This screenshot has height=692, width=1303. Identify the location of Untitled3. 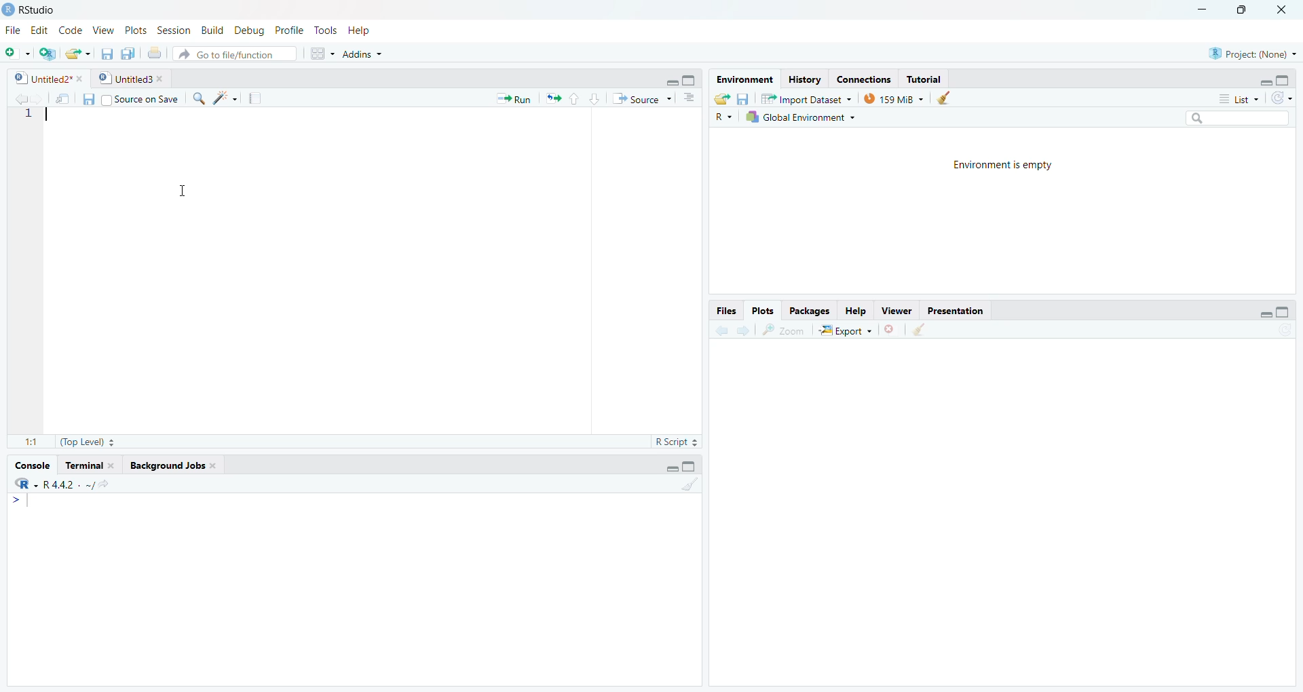
(133, 79).